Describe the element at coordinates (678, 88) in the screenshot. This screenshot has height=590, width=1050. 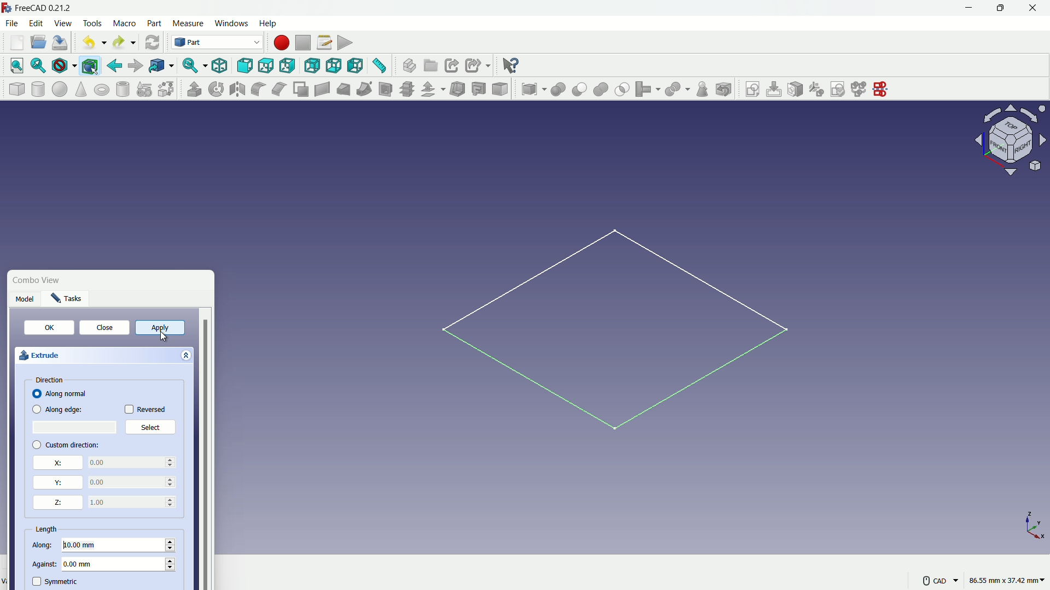
I see `split object` at that location.